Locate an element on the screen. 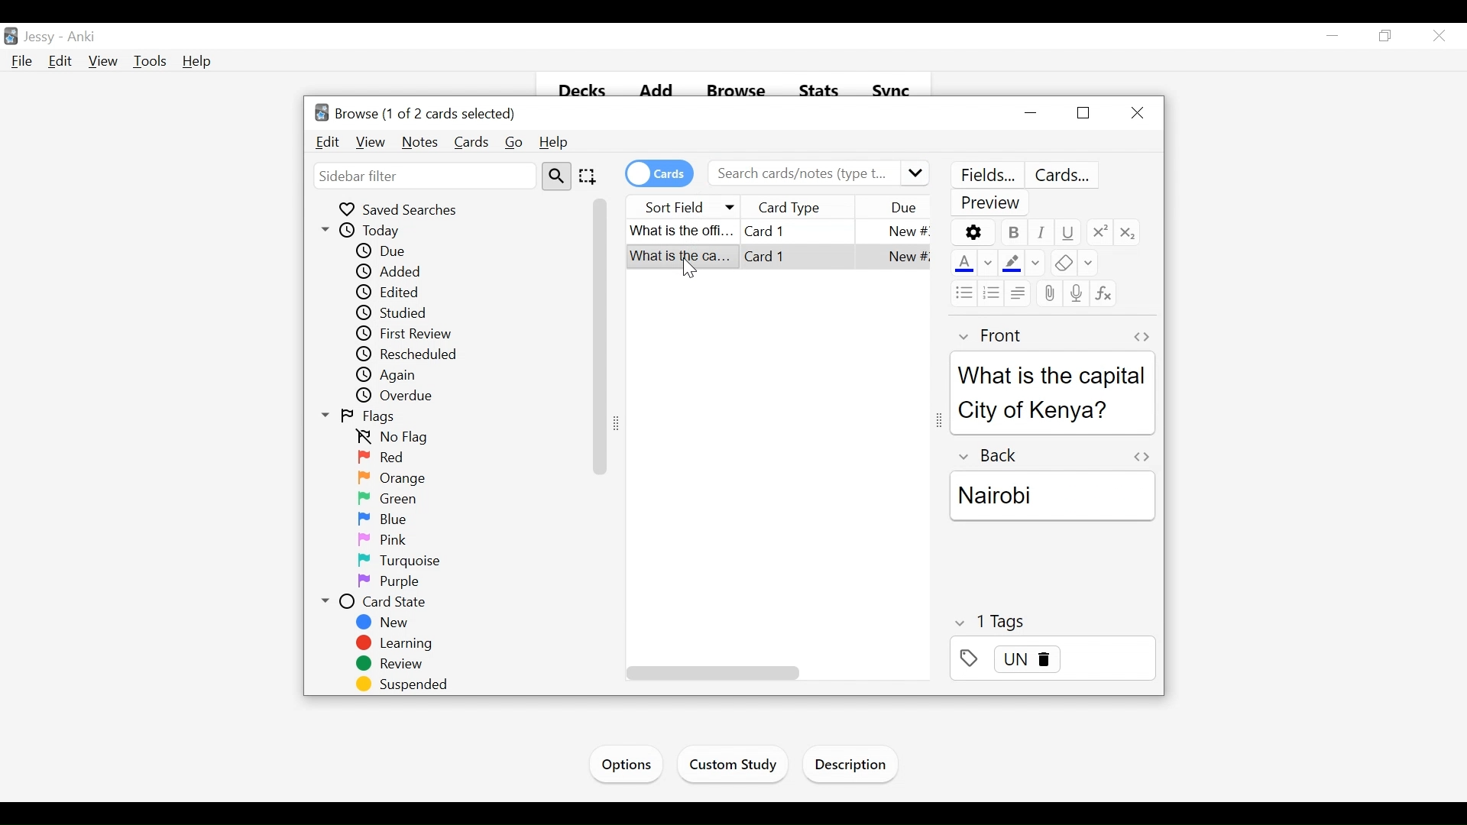  Anki is located at coordinates (86, 37).